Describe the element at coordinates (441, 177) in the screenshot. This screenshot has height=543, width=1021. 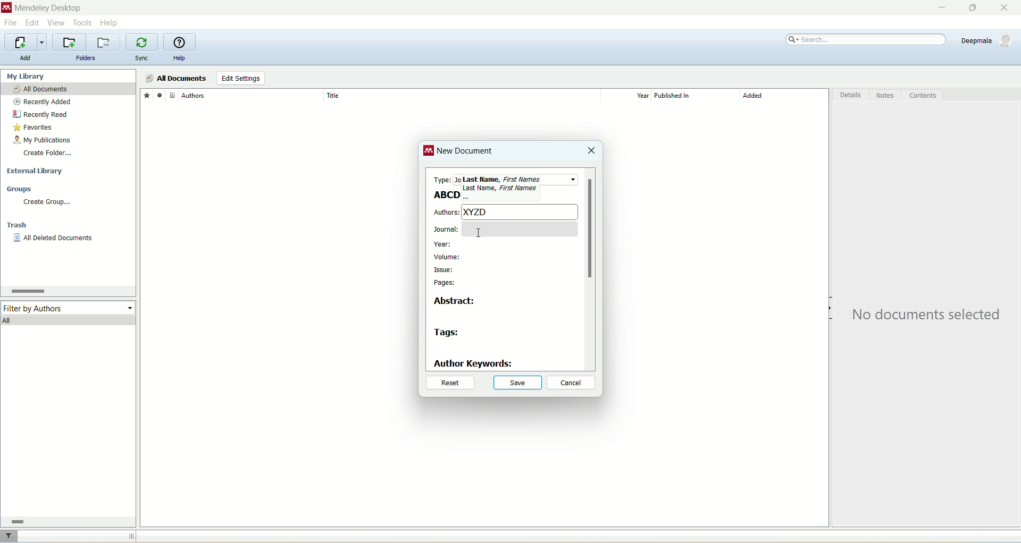
I see `type` at that location.